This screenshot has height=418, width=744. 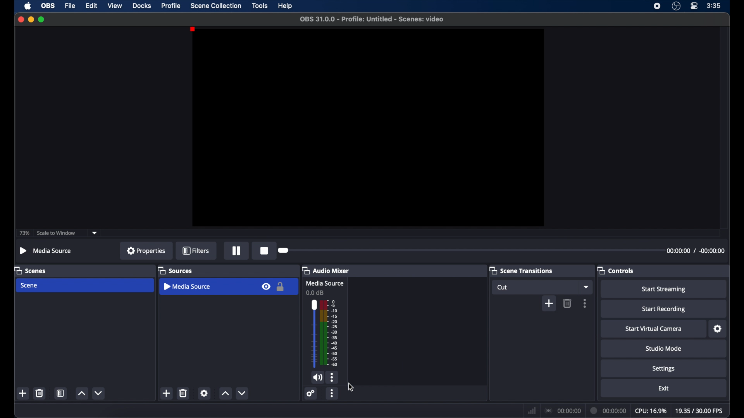 What do you see at coordinates (204, 393) in the screenshot?
I see `settings` at bounding box center [204, 393].